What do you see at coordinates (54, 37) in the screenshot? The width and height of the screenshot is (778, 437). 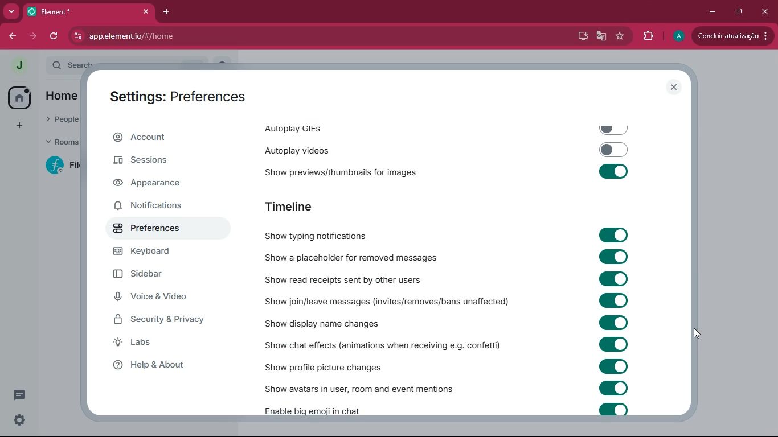 I see `refresh` at bounding box center [54, 37].